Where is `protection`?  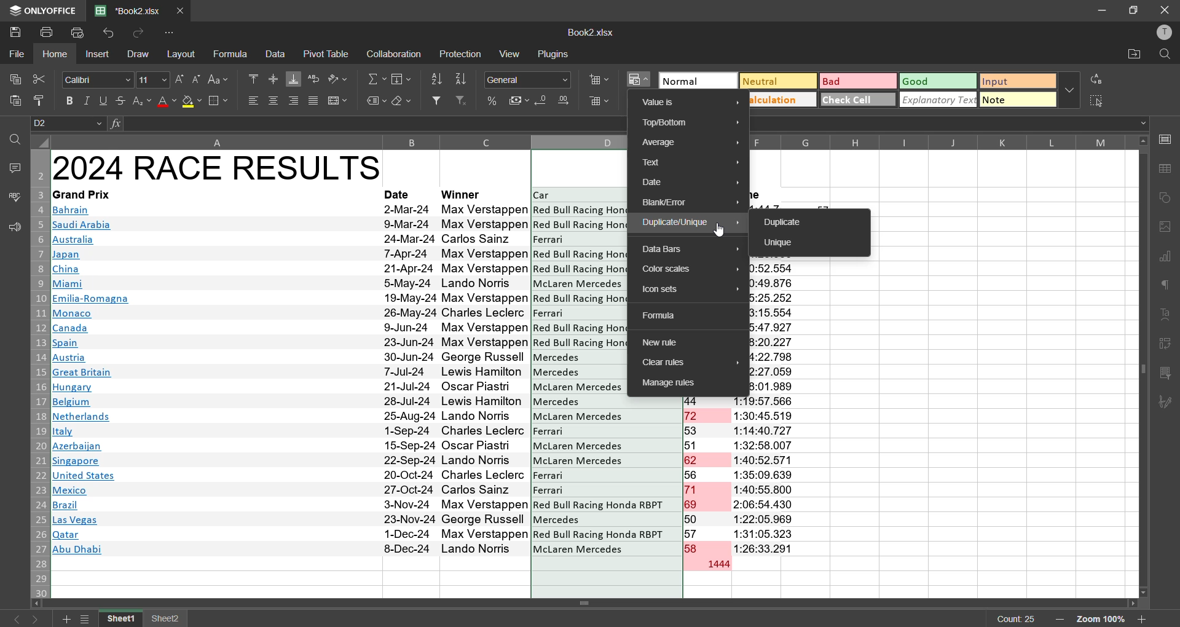 protection is located at coordinates (462, 55).